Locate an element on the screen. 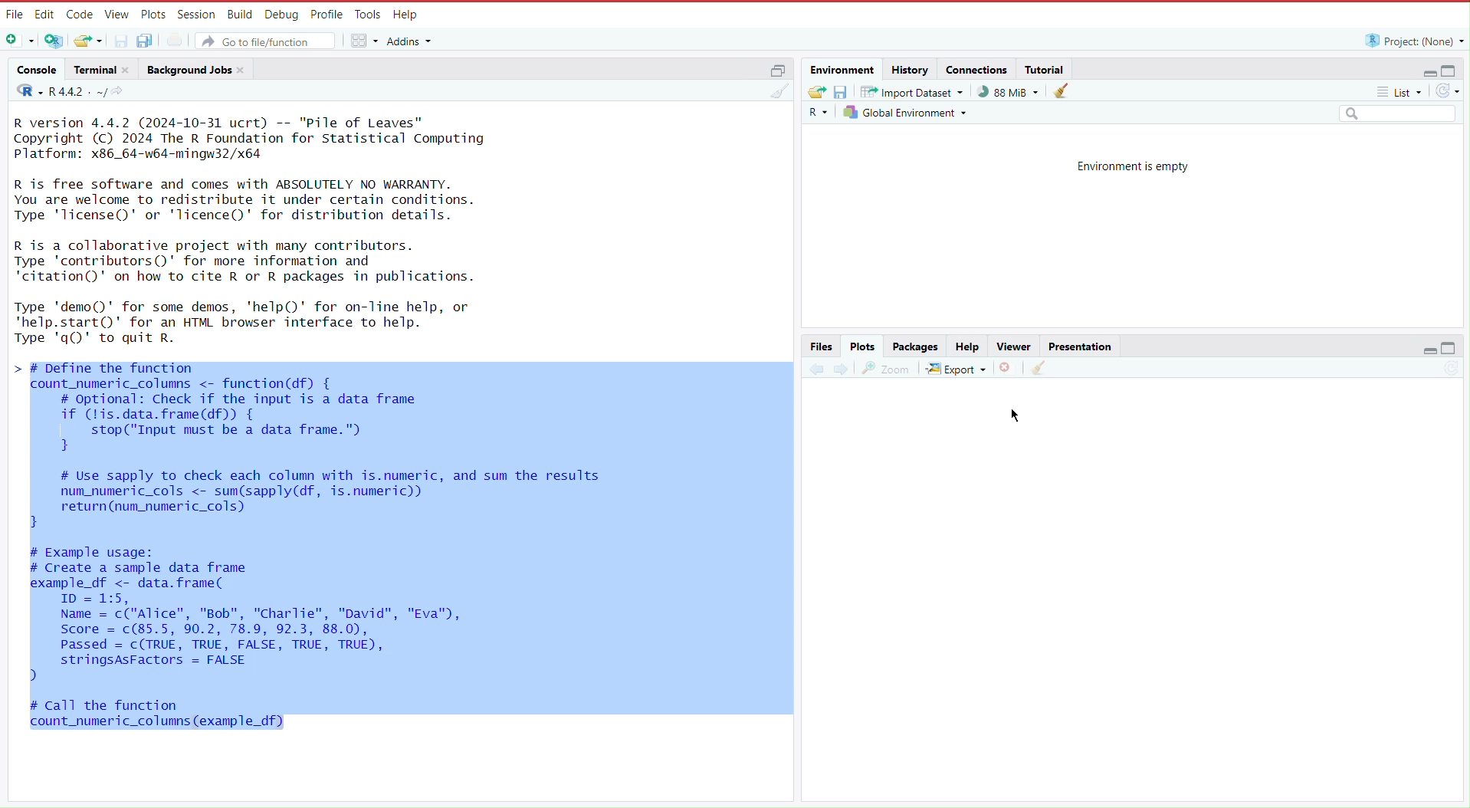  Maximize is located at coordinates (1451, 70).